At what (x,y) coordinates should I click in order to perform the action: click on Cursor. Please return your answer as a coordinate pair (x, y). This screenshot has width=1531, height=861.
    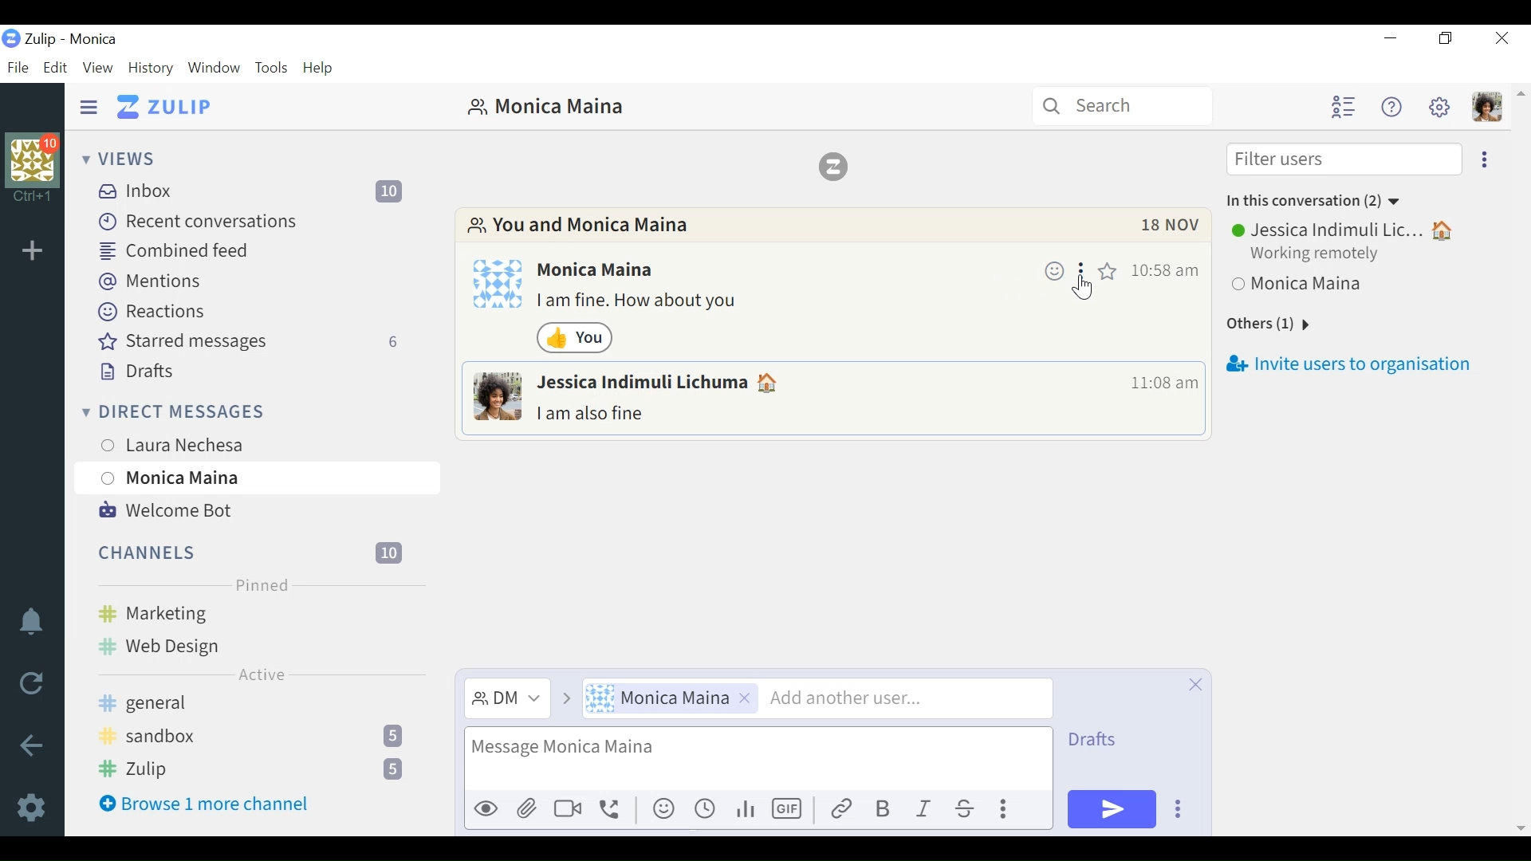
    Looking at the image, I should click on (1088, 289).